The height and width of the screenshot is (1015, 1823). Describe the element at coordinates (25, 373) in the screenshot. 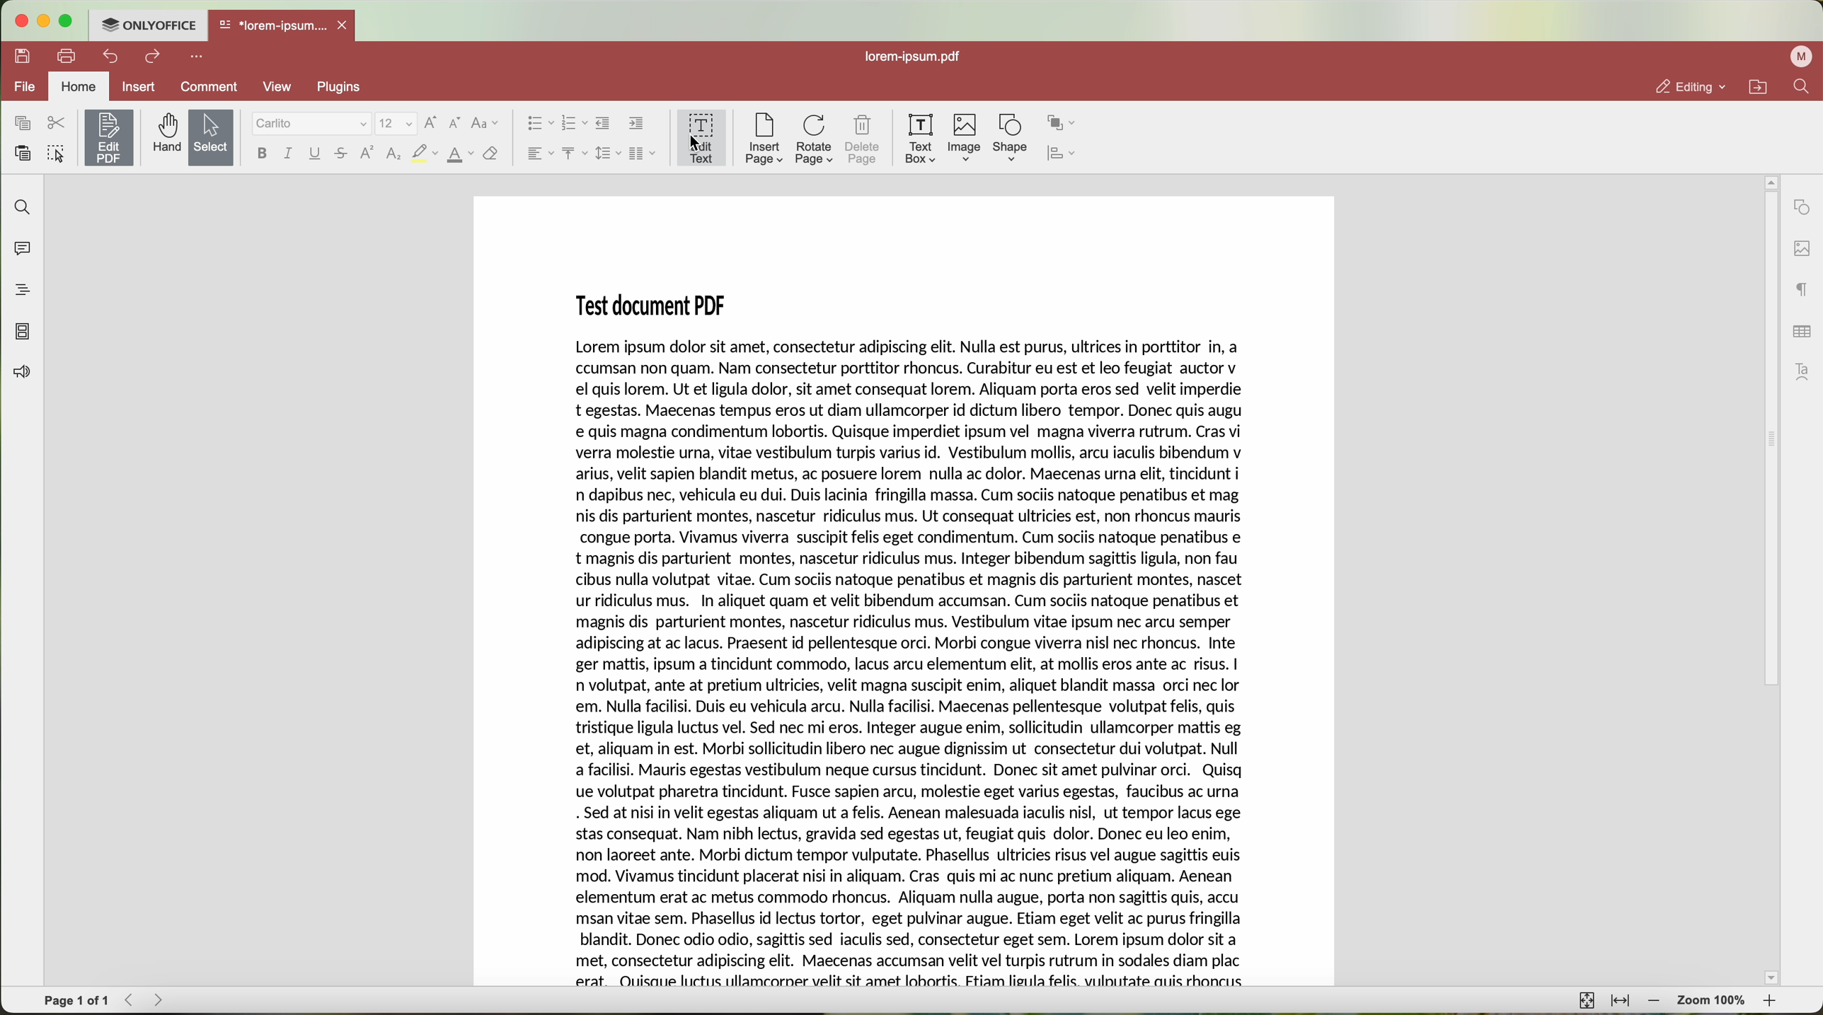

I see `feedback & support` at that location.